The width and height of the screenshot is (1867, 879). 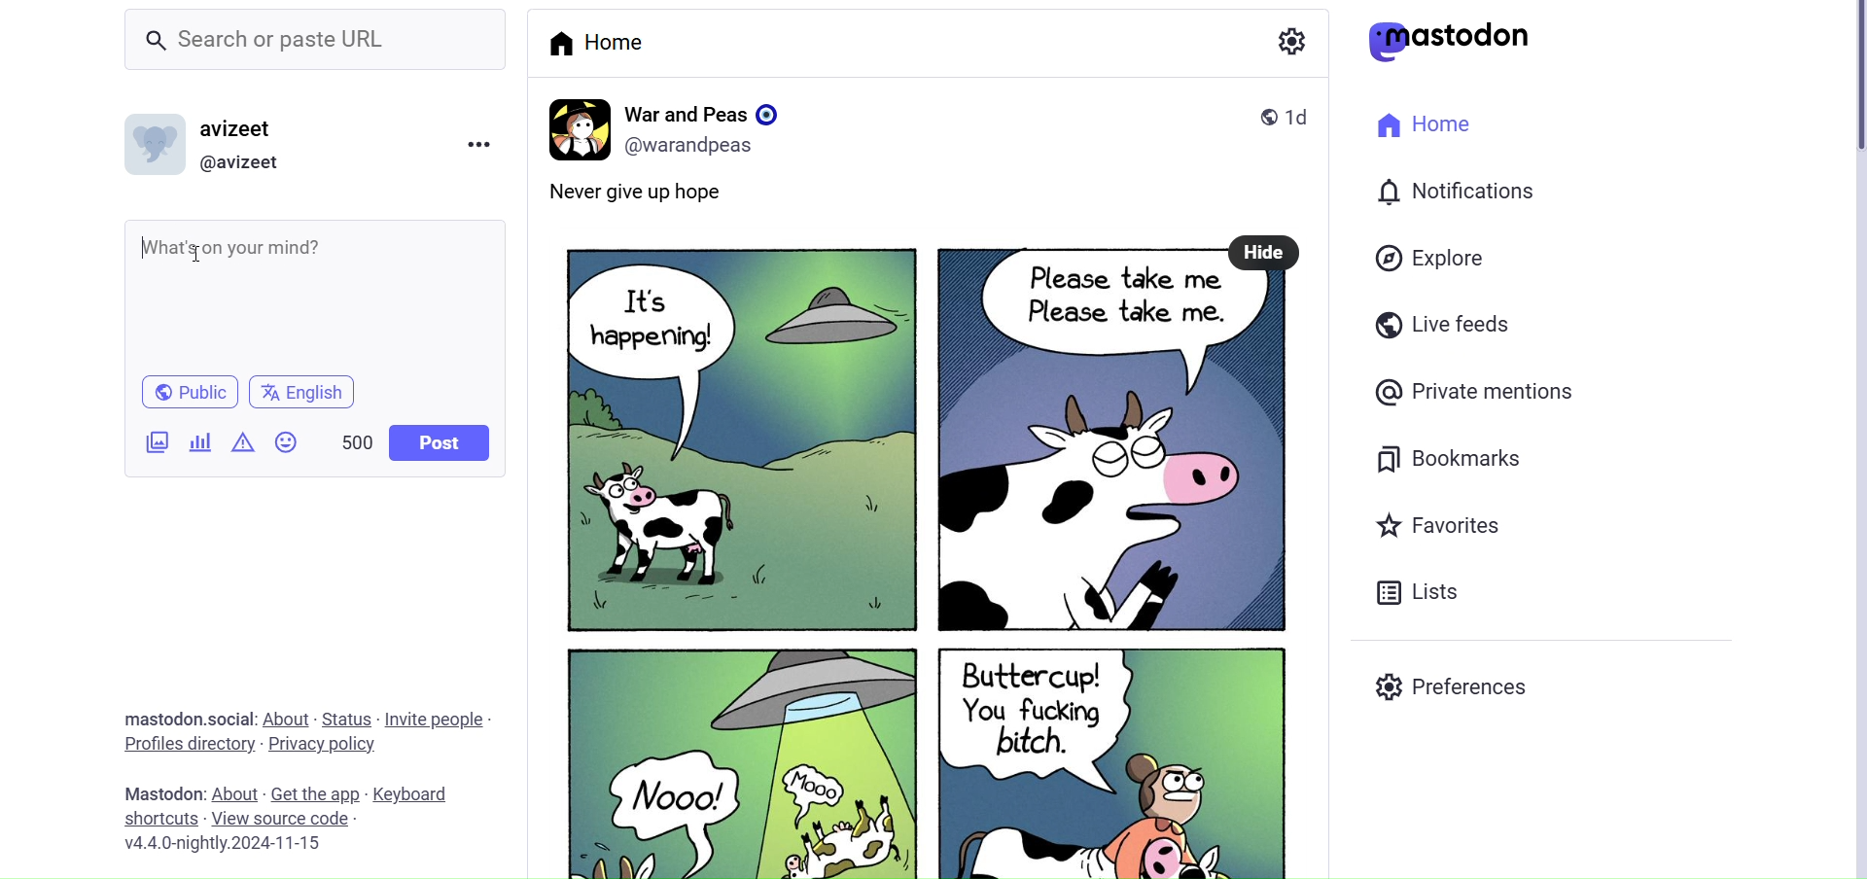 What do you see at coordinates (1258, 116) in the screenshot?
I see `public post` at bounding box center [1258, 116].